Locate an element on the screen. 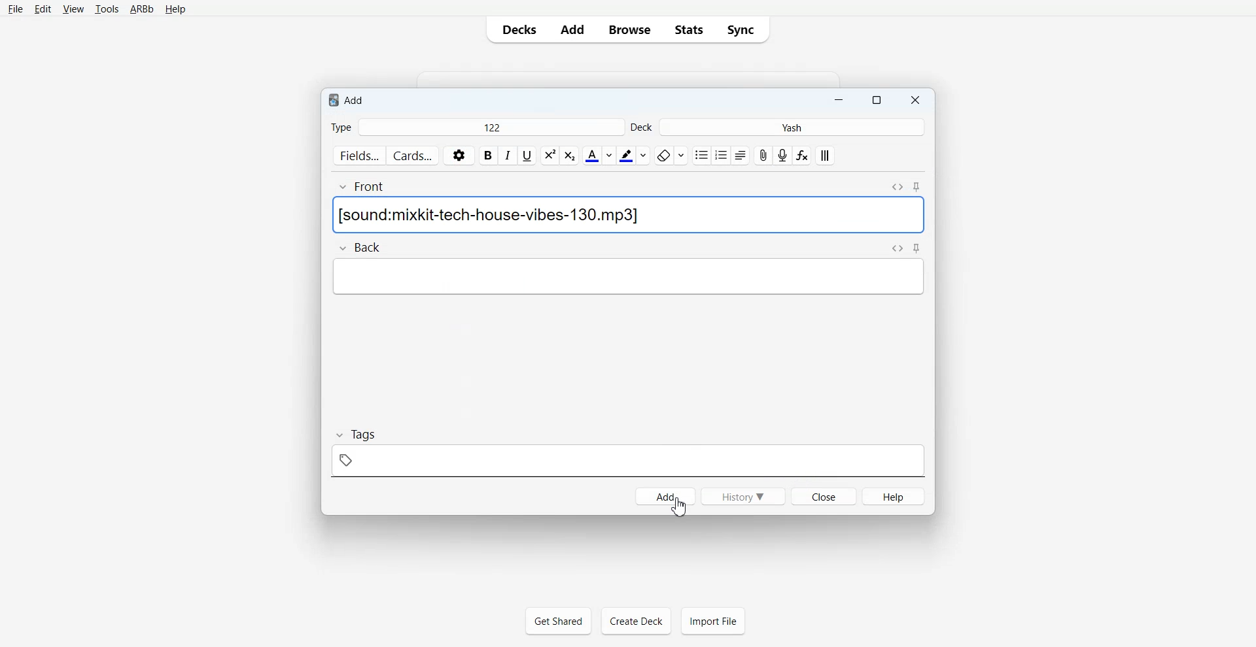  Get Shared is located at coordinates (558, 621).